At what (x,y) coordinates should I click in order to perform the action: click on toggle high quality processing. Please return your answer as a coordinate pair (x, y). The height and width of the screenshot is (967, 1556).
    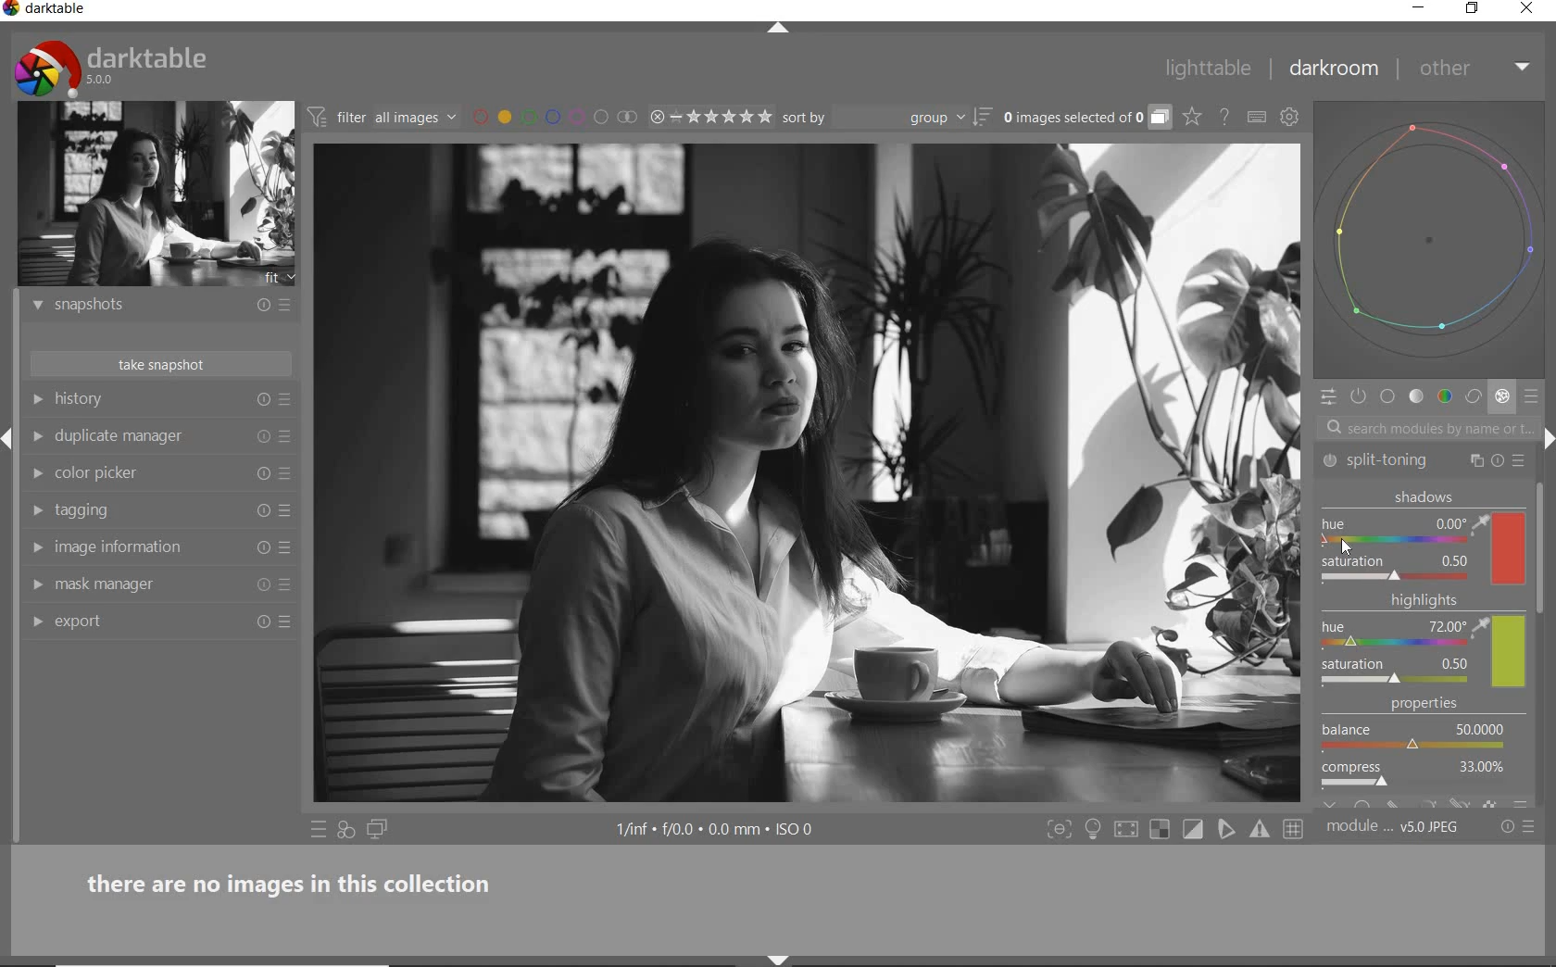
    Looking at the image, I should click on (1128, 830).